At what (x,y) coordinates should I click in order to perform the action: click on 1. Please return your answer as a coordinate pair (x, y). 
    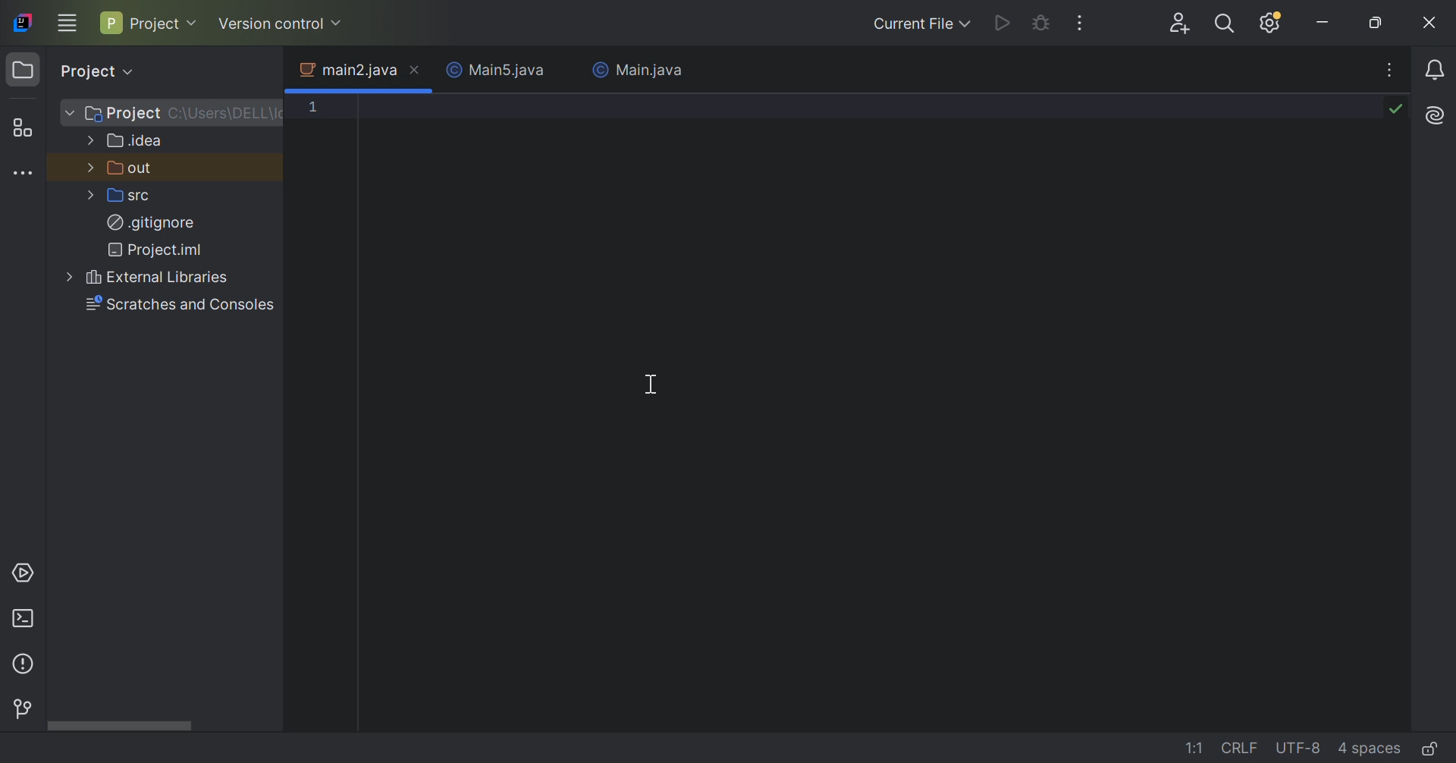
    Looking at the image, I should click on (313, 109).